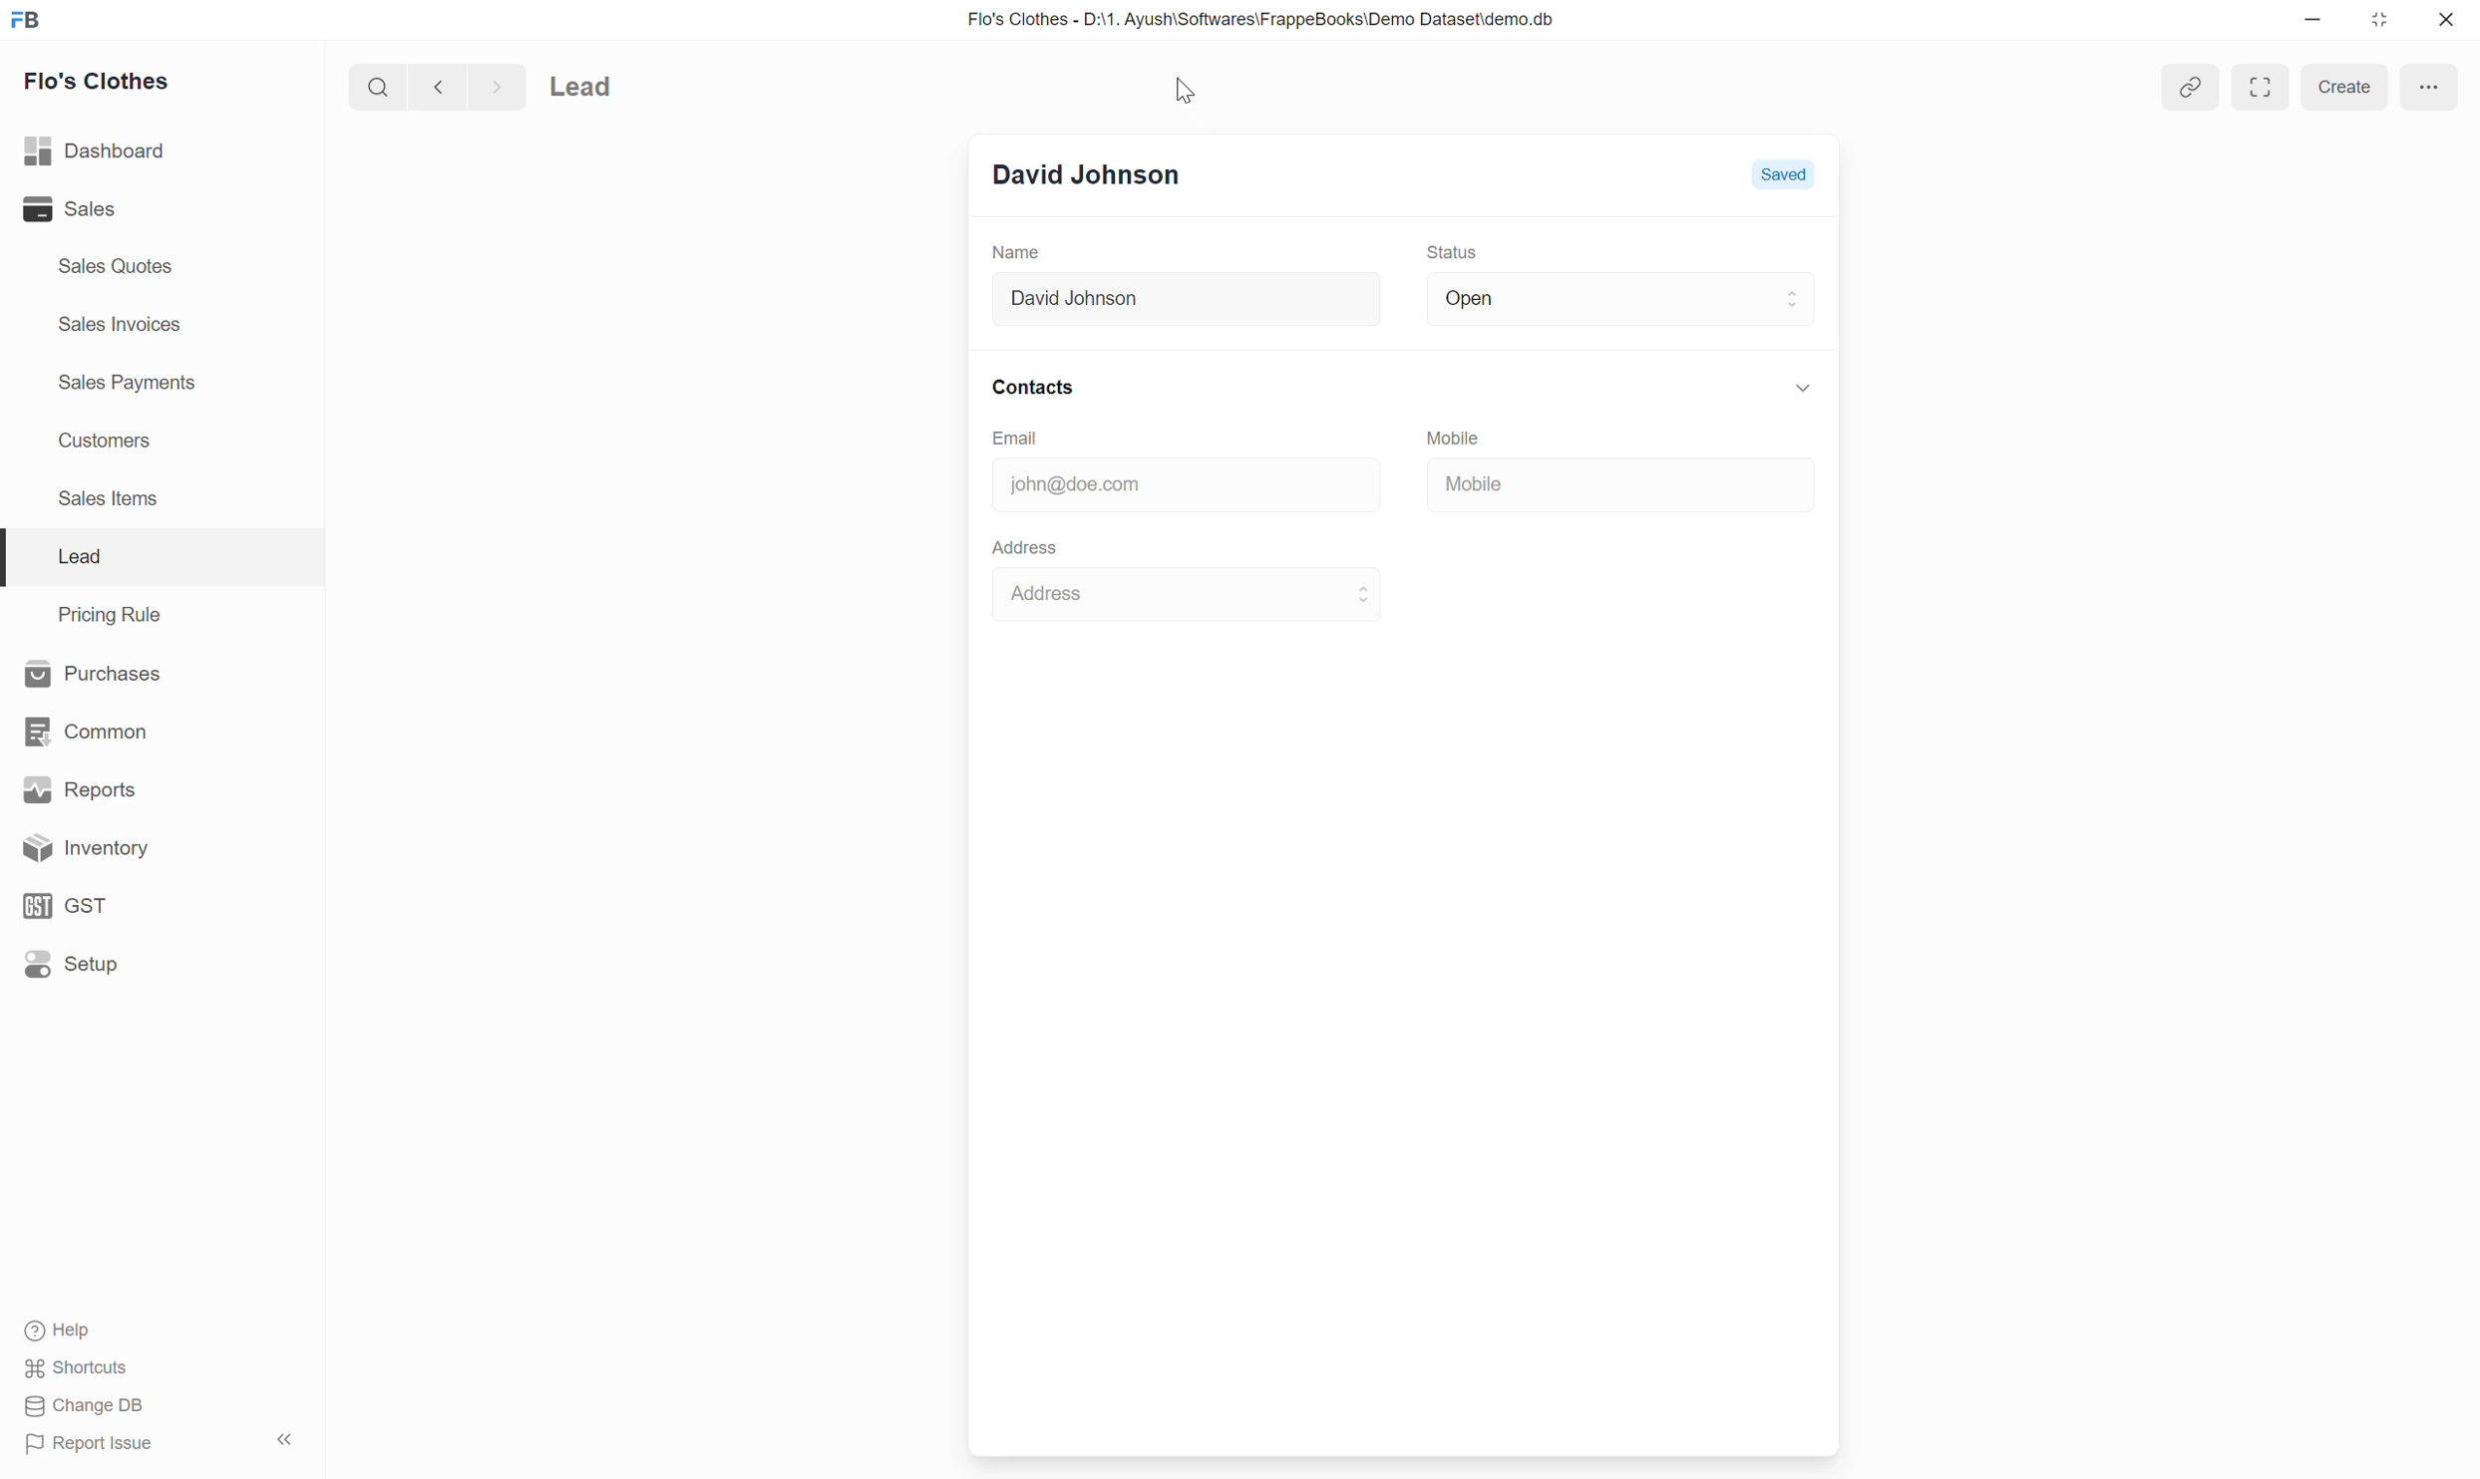  What do you see at coordinates (2344, 86) in the screenshot?
I see `create` at bounding box center [2344, 86].